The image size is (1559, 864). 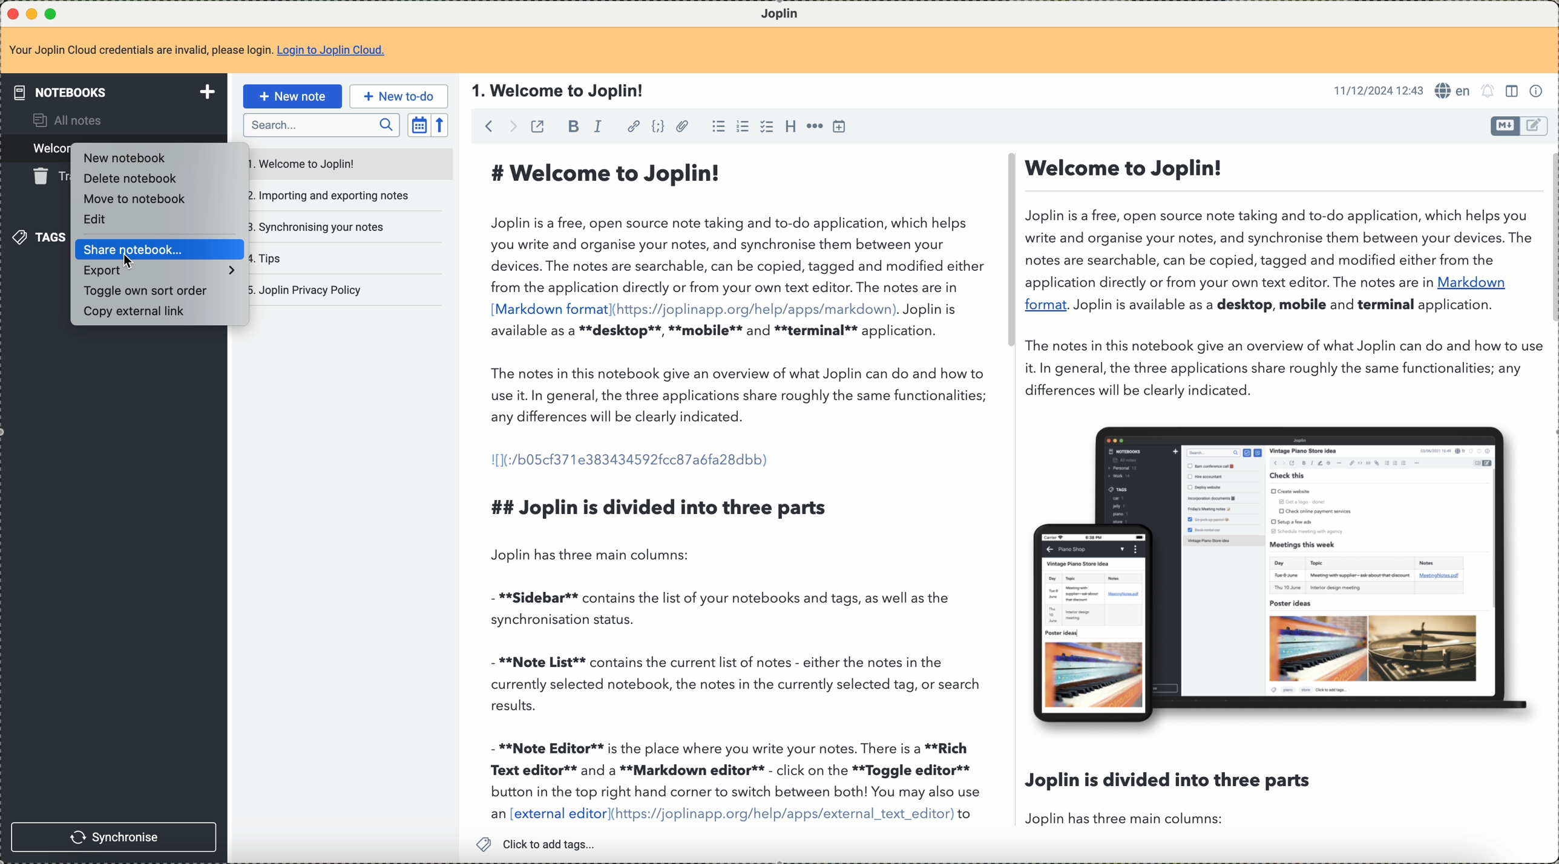 I want to click on bold, so click(x=572, y=128).